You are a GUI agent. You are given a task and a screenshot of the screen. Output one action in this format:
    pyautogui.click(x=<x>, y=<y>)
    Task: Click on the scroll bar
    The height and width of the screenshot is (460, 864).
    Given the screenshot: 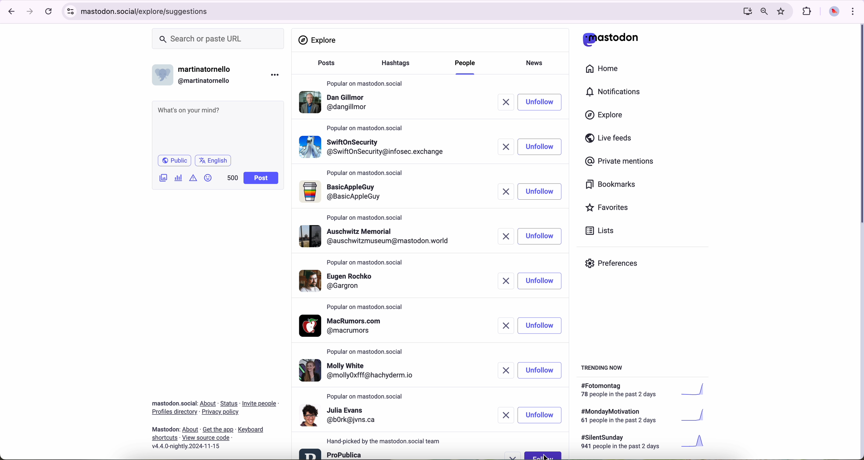 What is the action you would take?
    pyautogui.click(x=859, y=126)
    